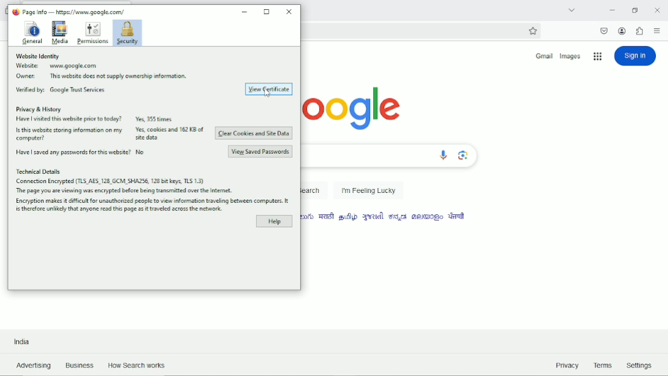 Image resolution: width=668 pixels, height=376 pixels. I want to click on I'm feeling lucky, so click(369, 190).